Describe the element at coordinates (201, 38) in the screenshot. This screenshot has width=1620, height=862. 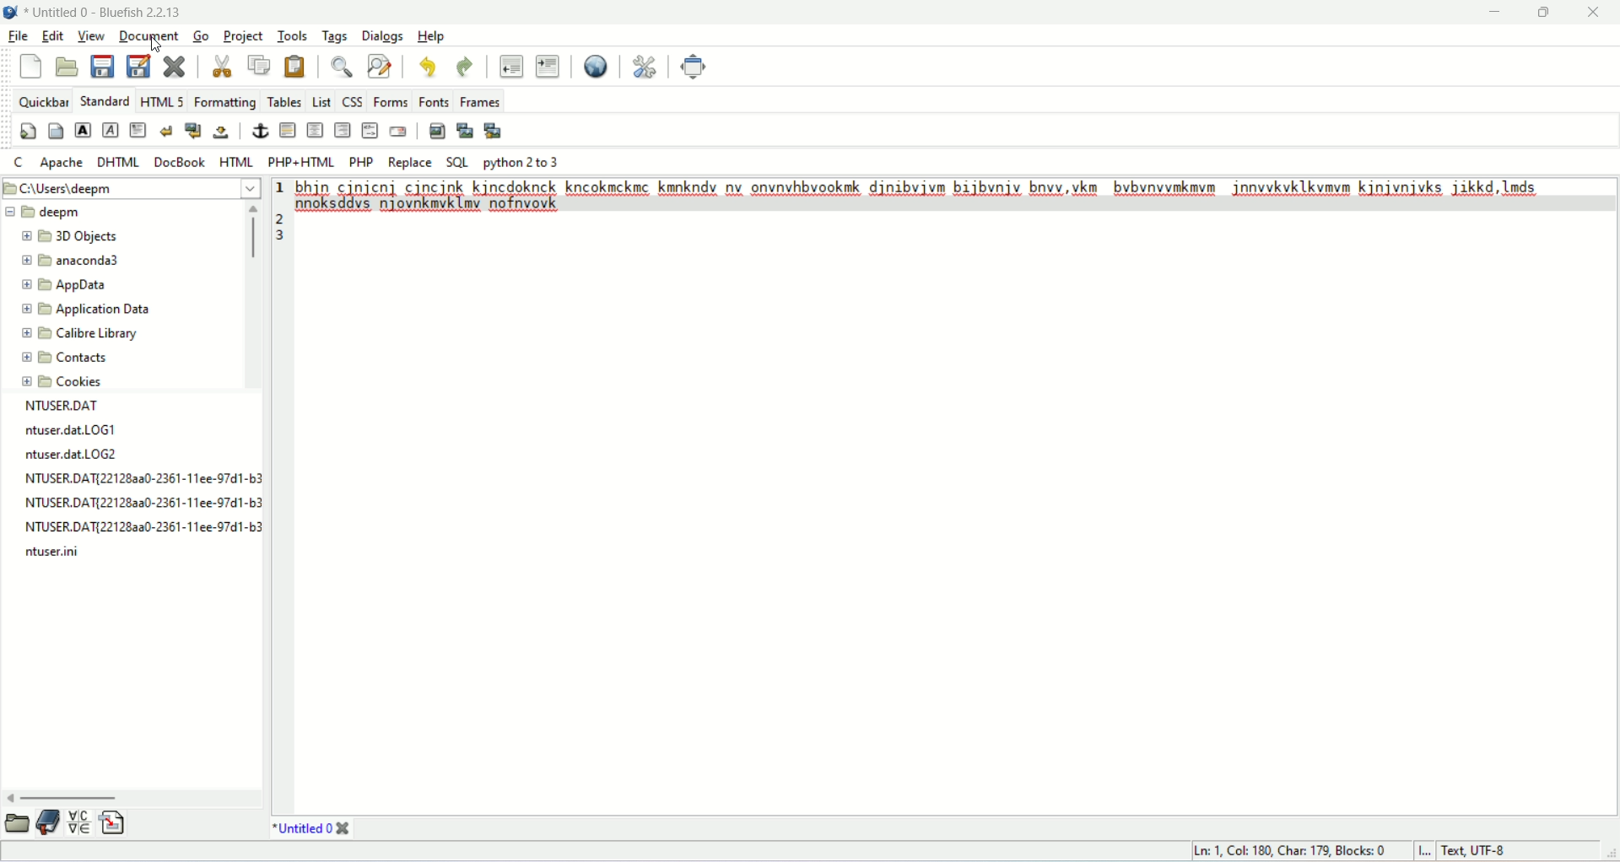
I see `go` at that location.